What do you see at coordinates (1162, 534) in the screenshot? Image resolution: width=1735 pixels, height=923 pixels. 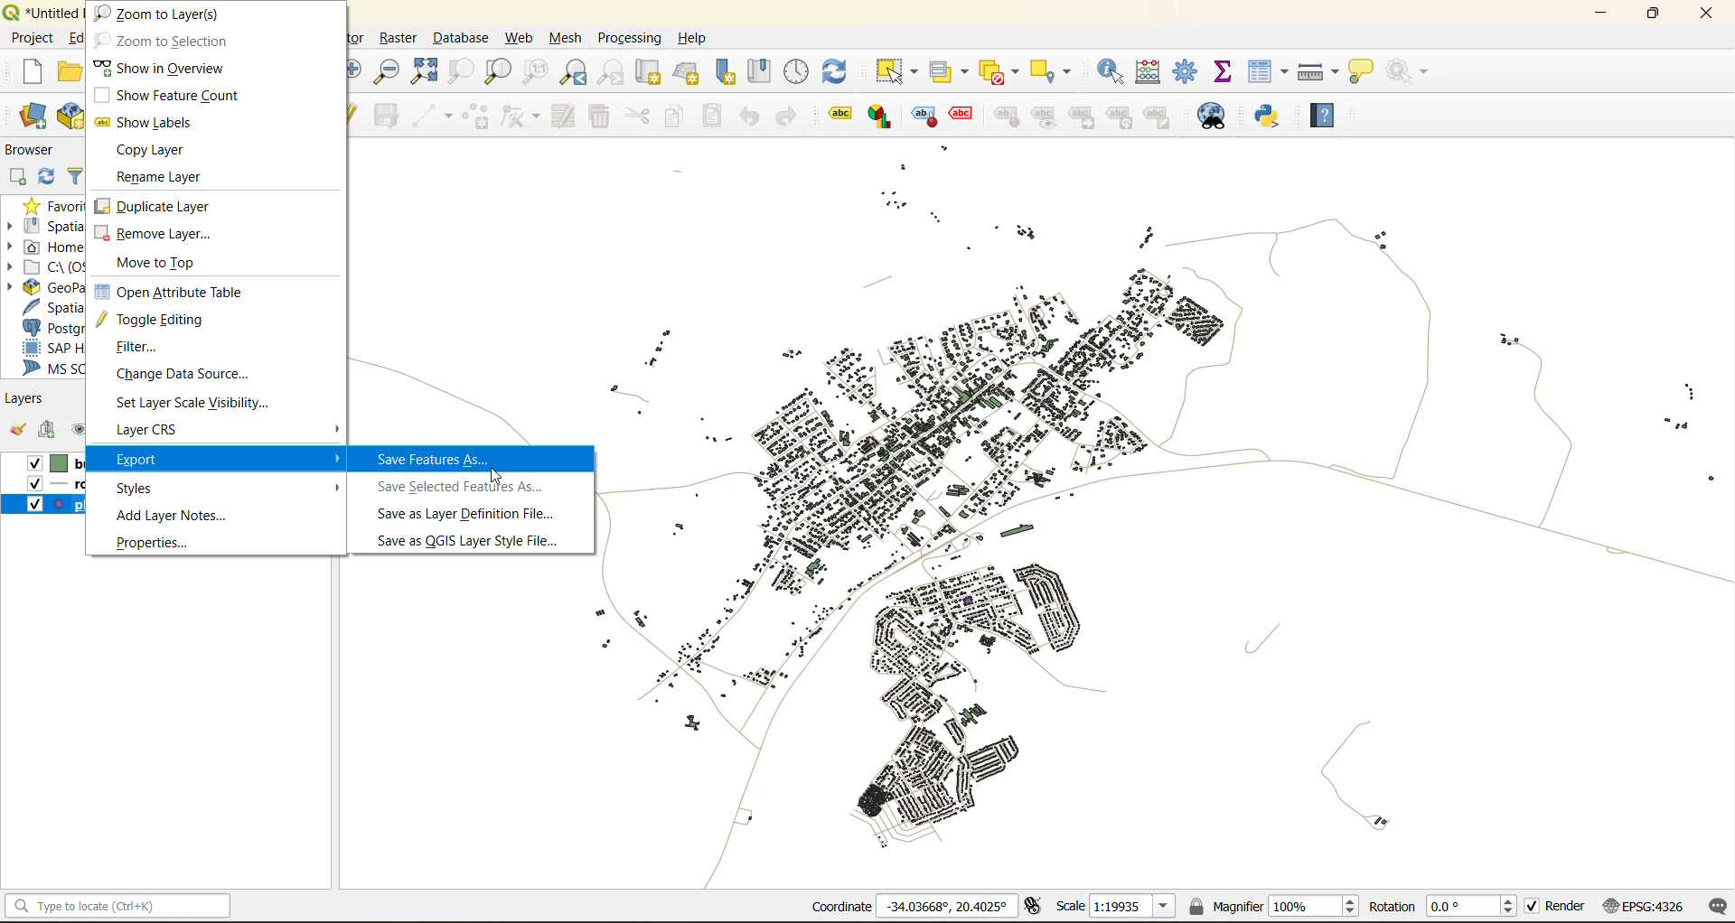 I see `map` at bounding box center [1162, 534].